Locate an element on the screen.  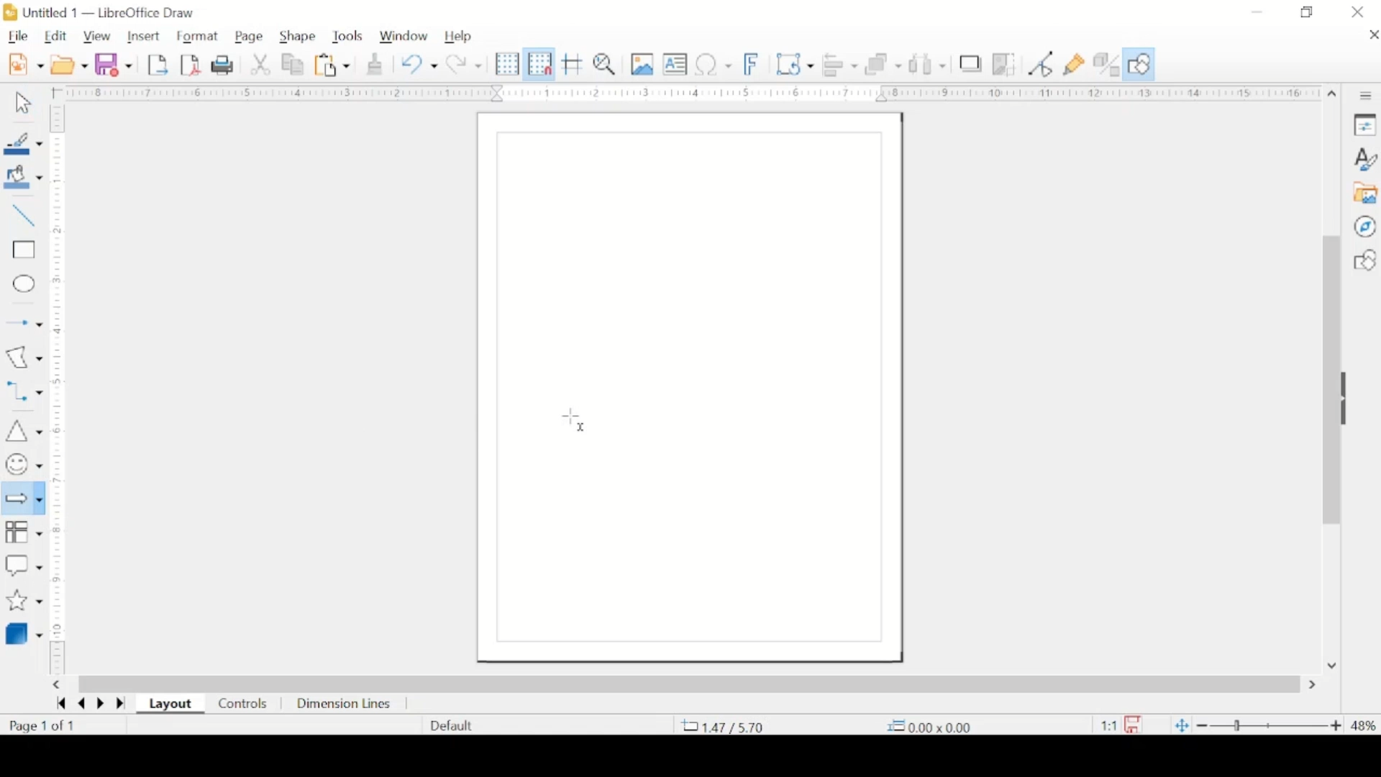
select at least three objects to distribute is located at coordinates (929, 63).